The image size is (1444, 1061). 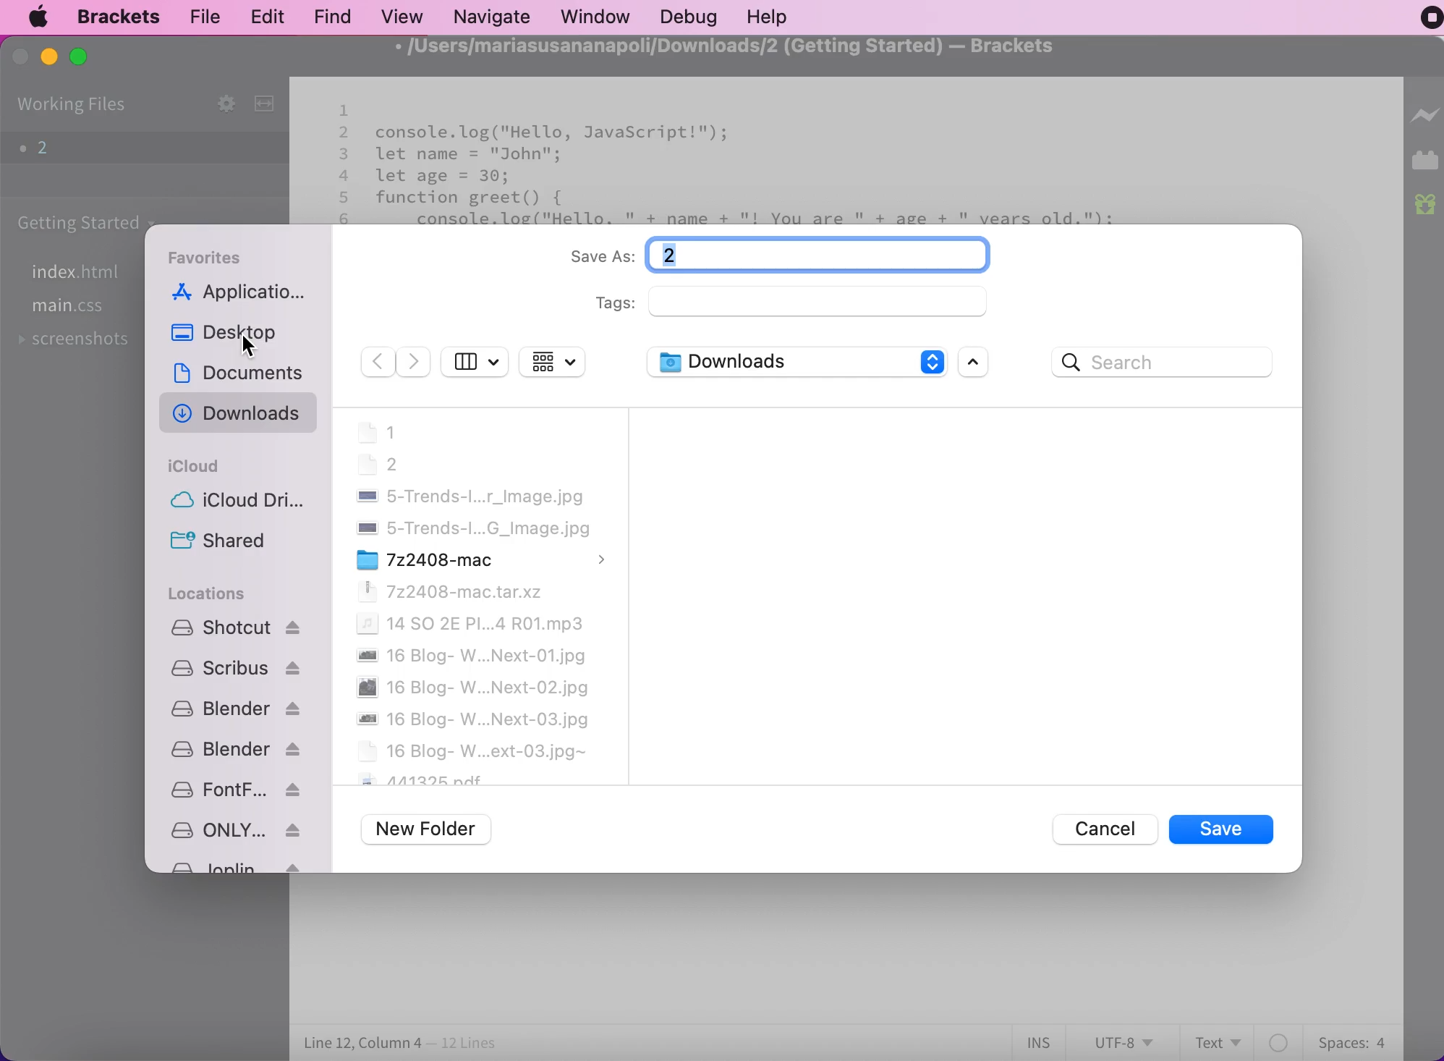 I want to click on 6, so click(x=344, y=219).